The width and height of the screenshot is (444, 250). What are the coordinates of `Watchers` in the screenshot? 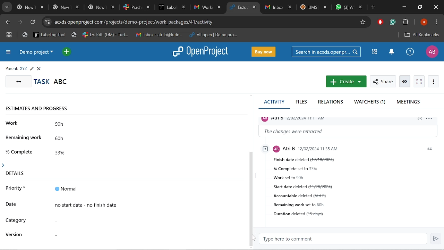 It's located at (370, 102).